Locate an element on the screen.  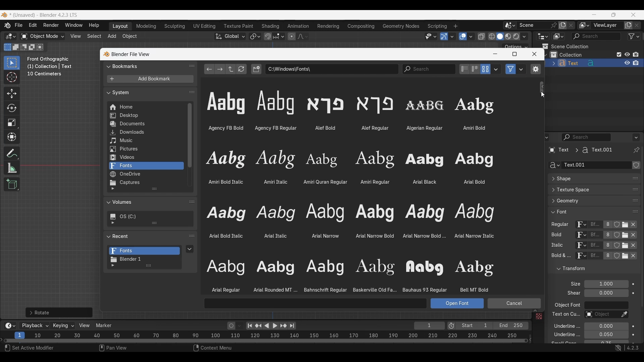
Collapse Recent is located at coordinates (145, 236).